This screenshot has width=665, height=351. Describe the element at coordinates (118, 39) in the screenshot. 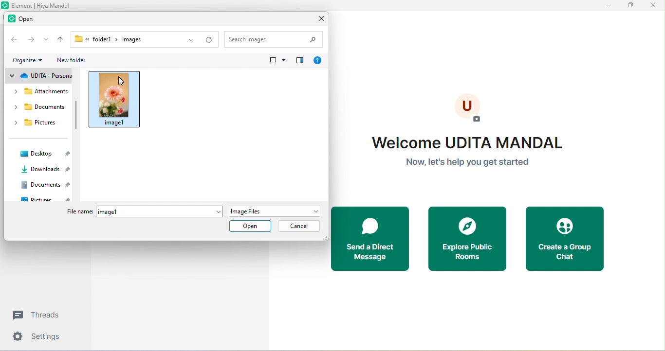

I see `folder 1>images` at that location.